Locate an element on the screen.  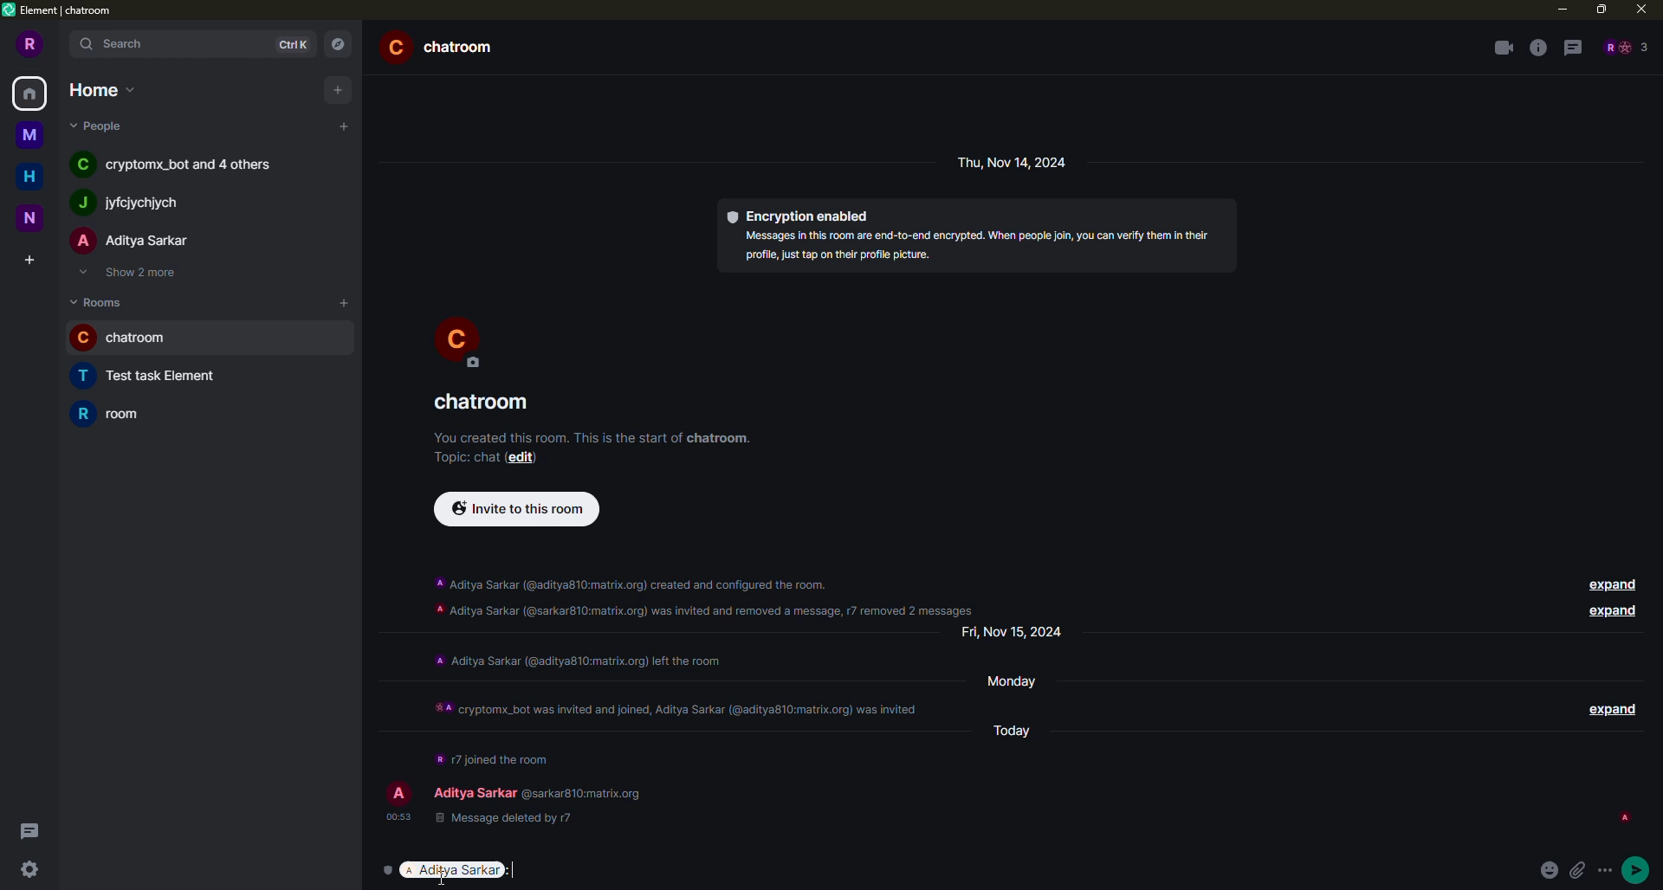
space is located at coordinates (28, 132).